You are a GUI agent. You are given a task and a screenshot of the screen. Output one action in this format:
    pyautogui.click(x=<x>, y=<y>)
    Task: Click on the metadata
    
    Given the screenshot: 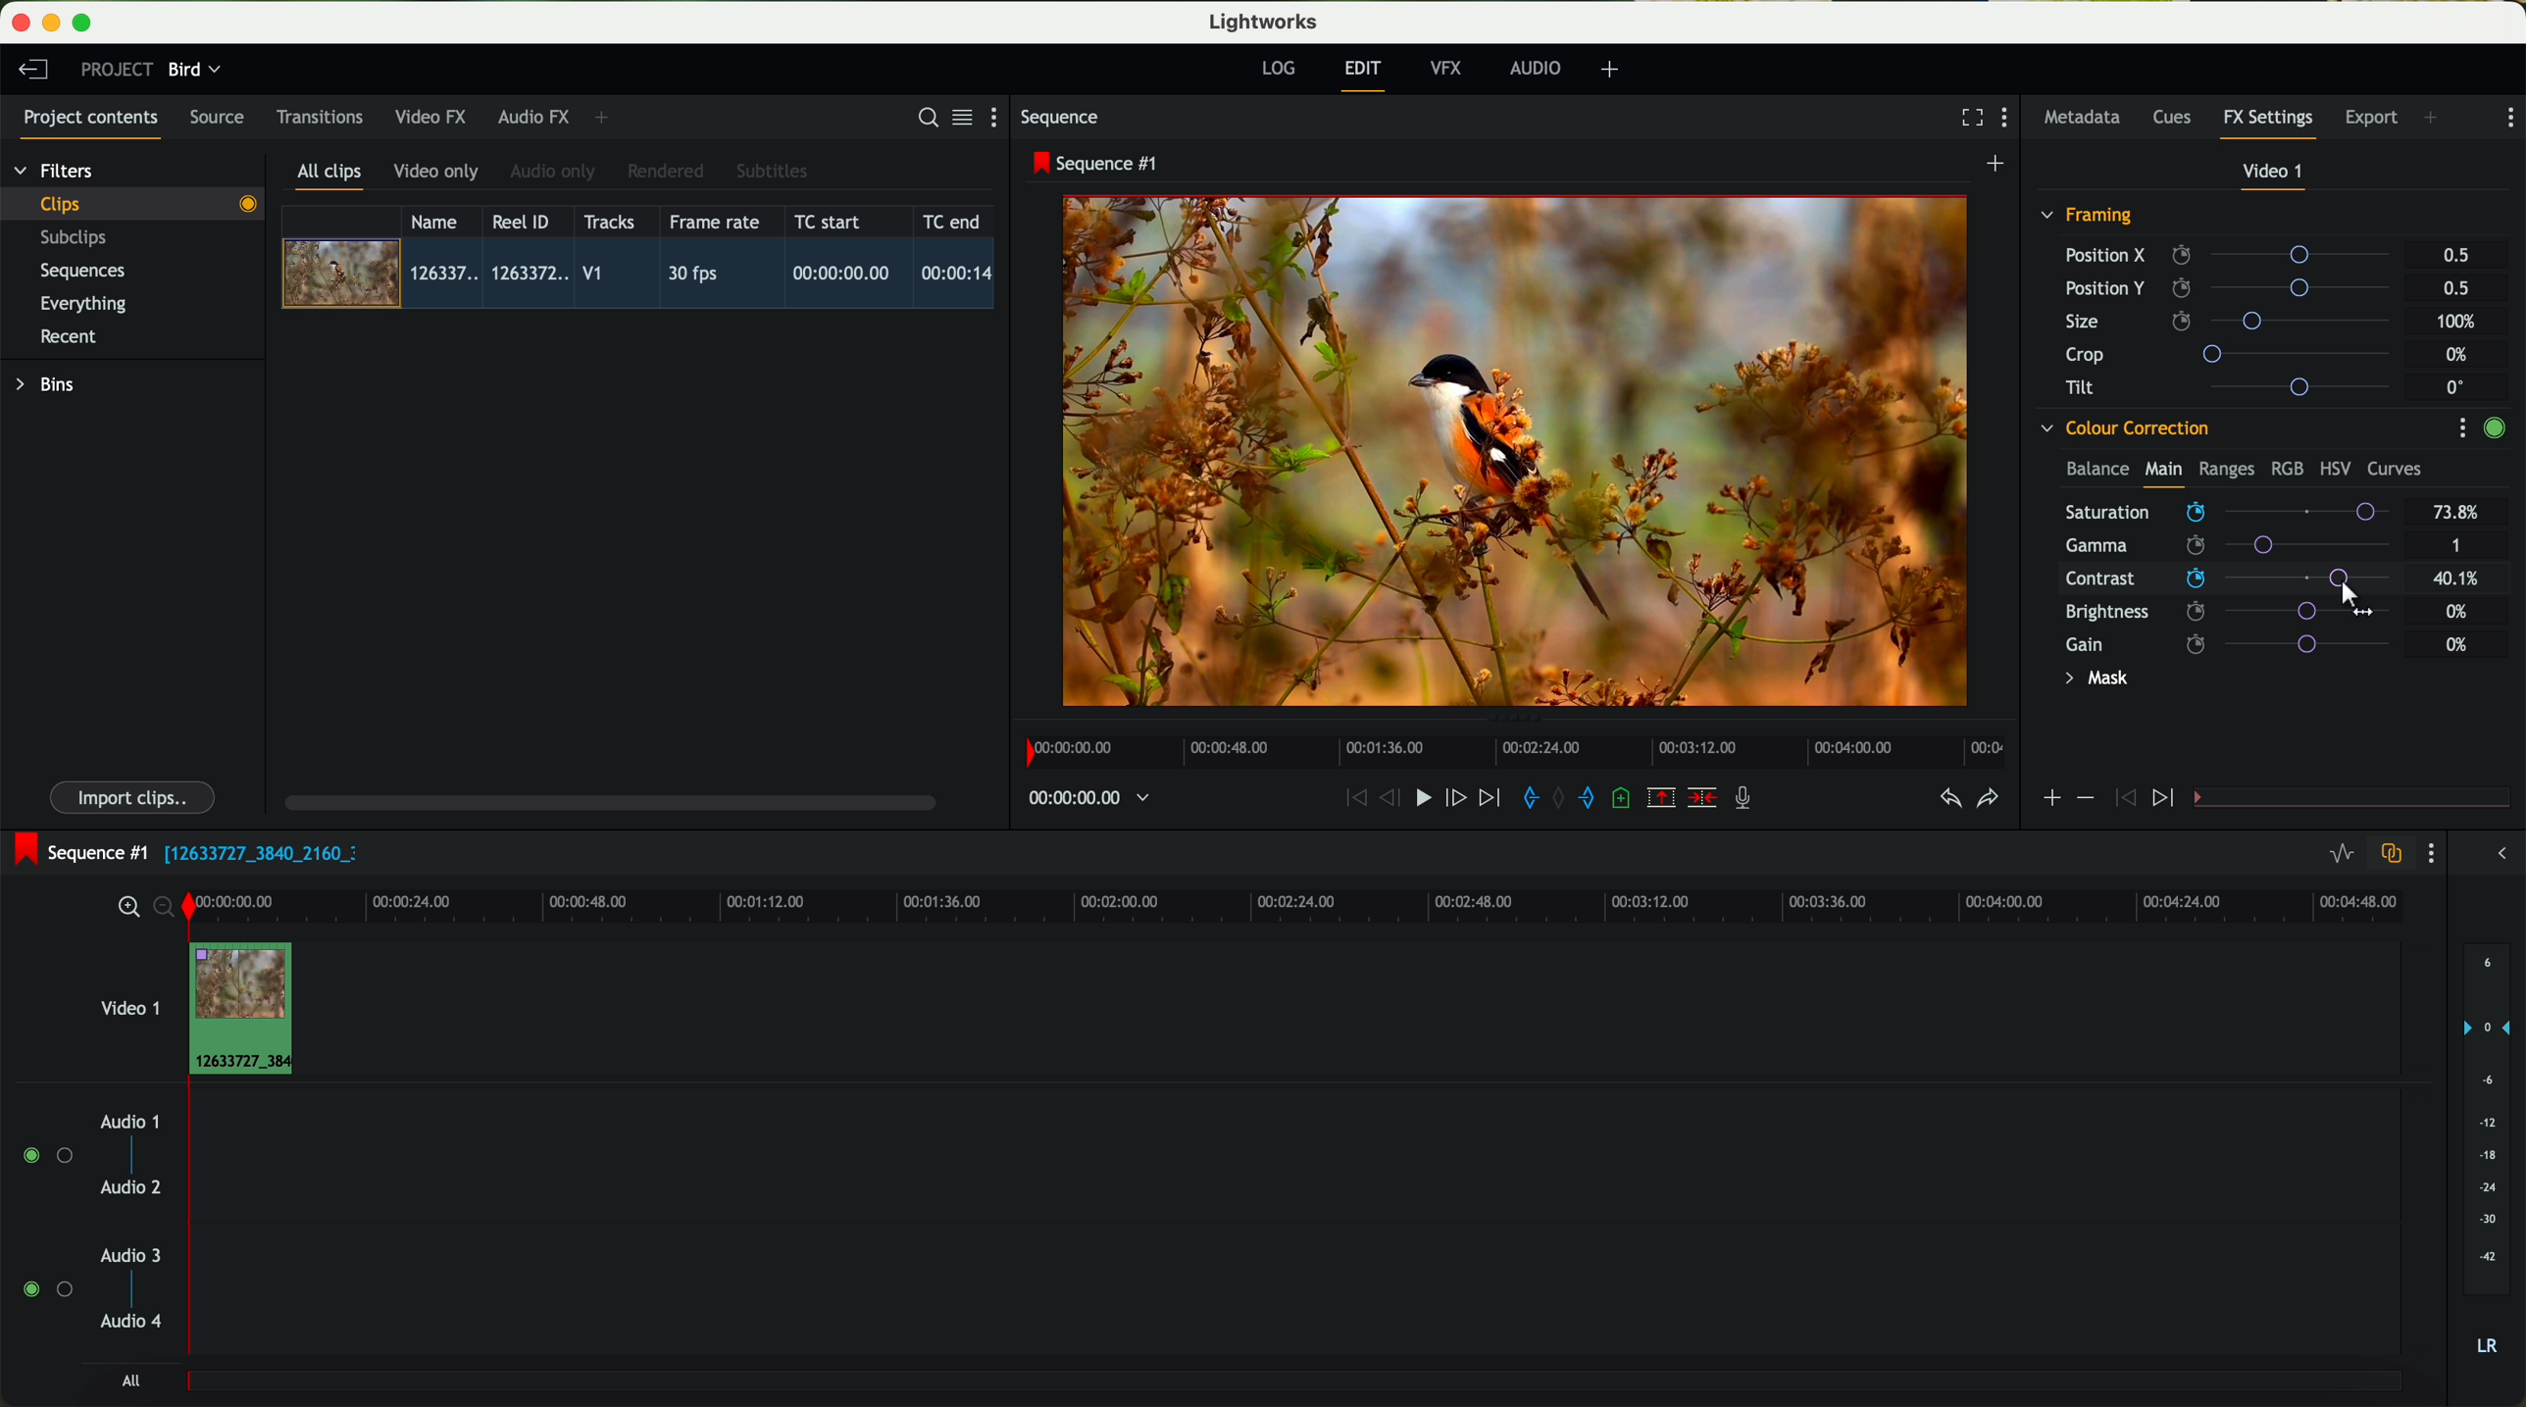 What is the action you would take?
    pyautogui.click(x=2087, y=119)
    